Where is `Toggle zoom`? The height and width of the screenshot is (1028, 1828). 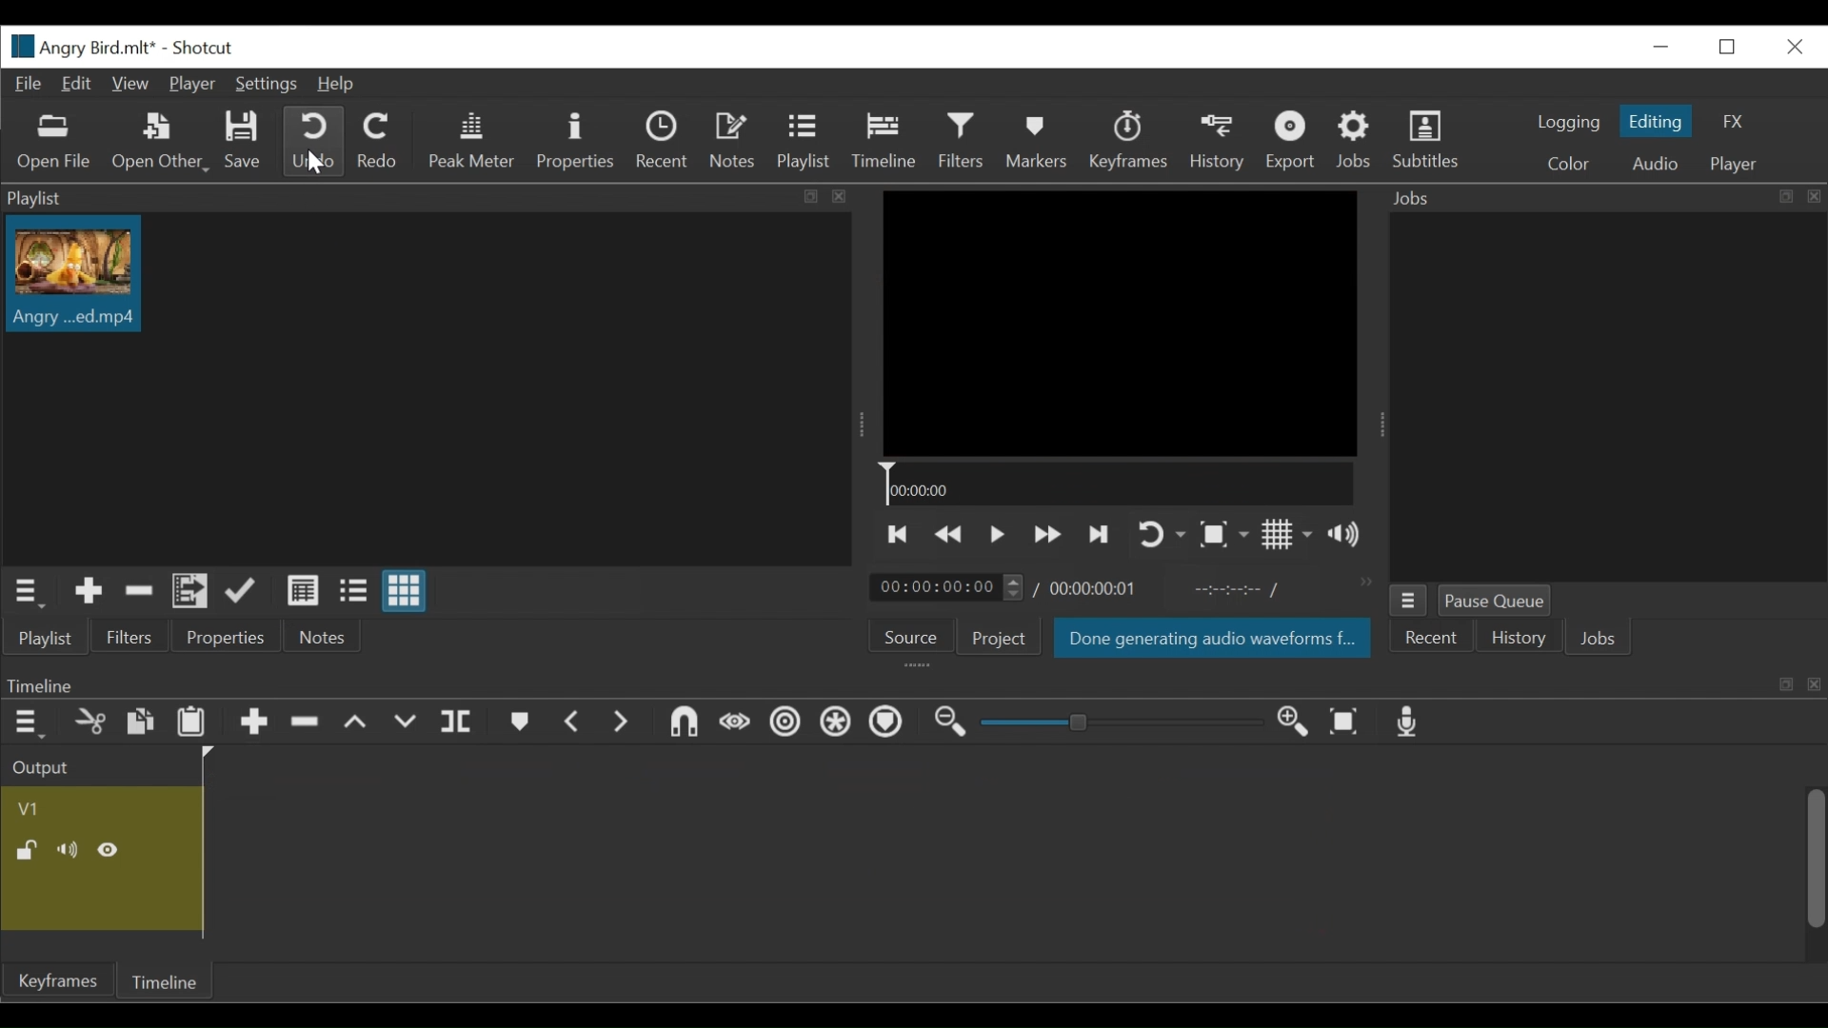
Toggle zoom is located at coordinates (1224, 536).